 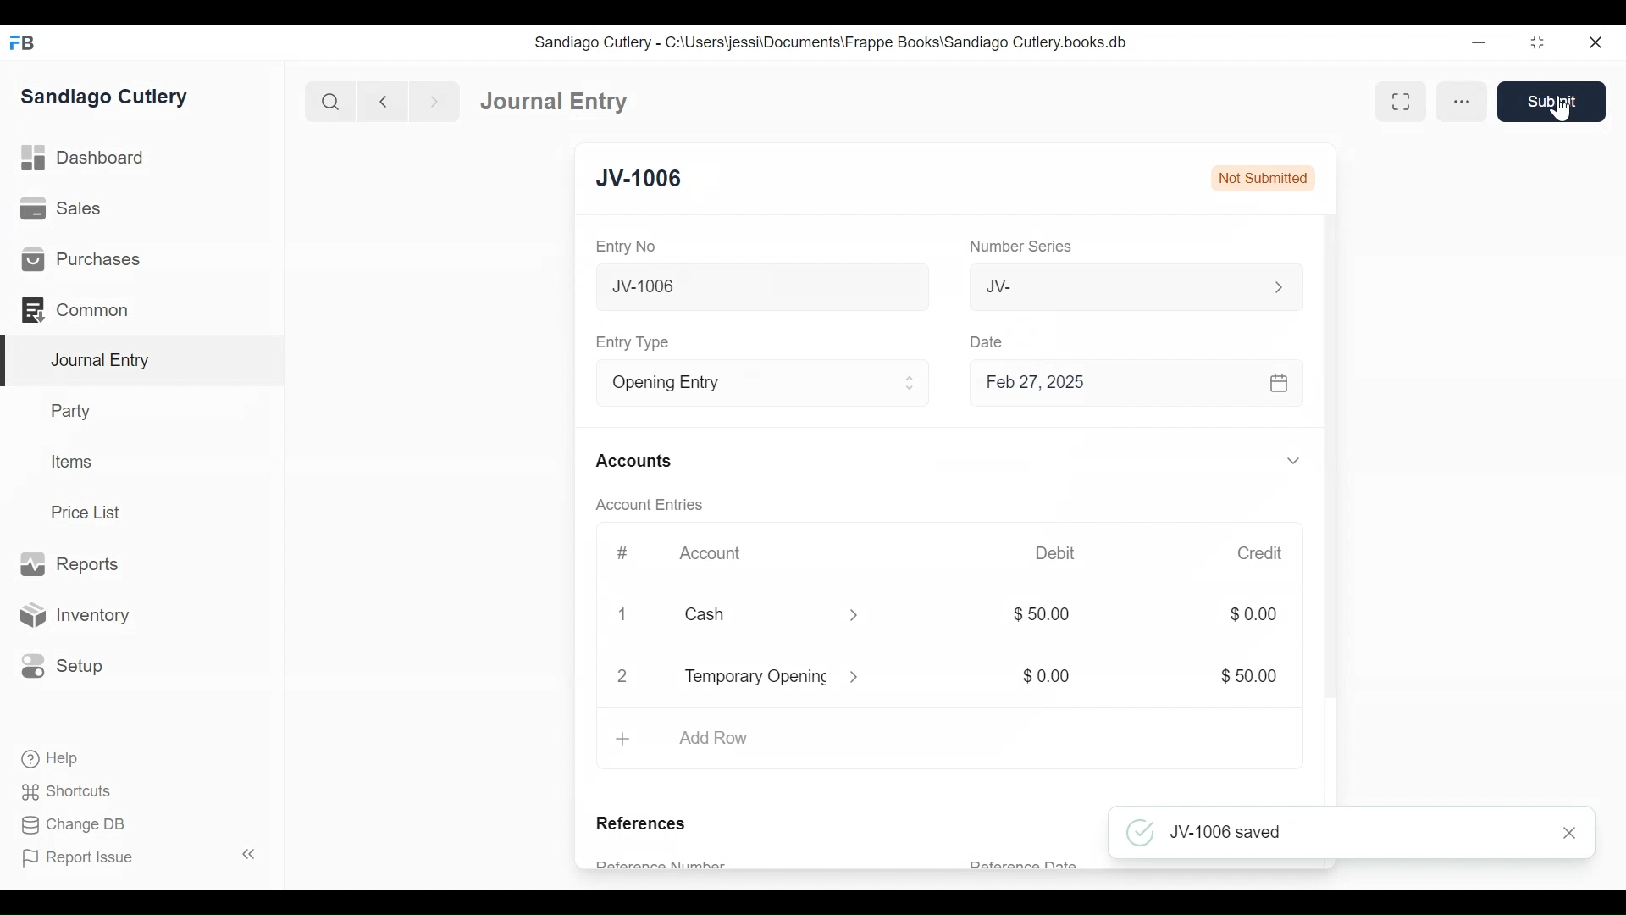 I want to click on Setup, so click(x=63, y=667).